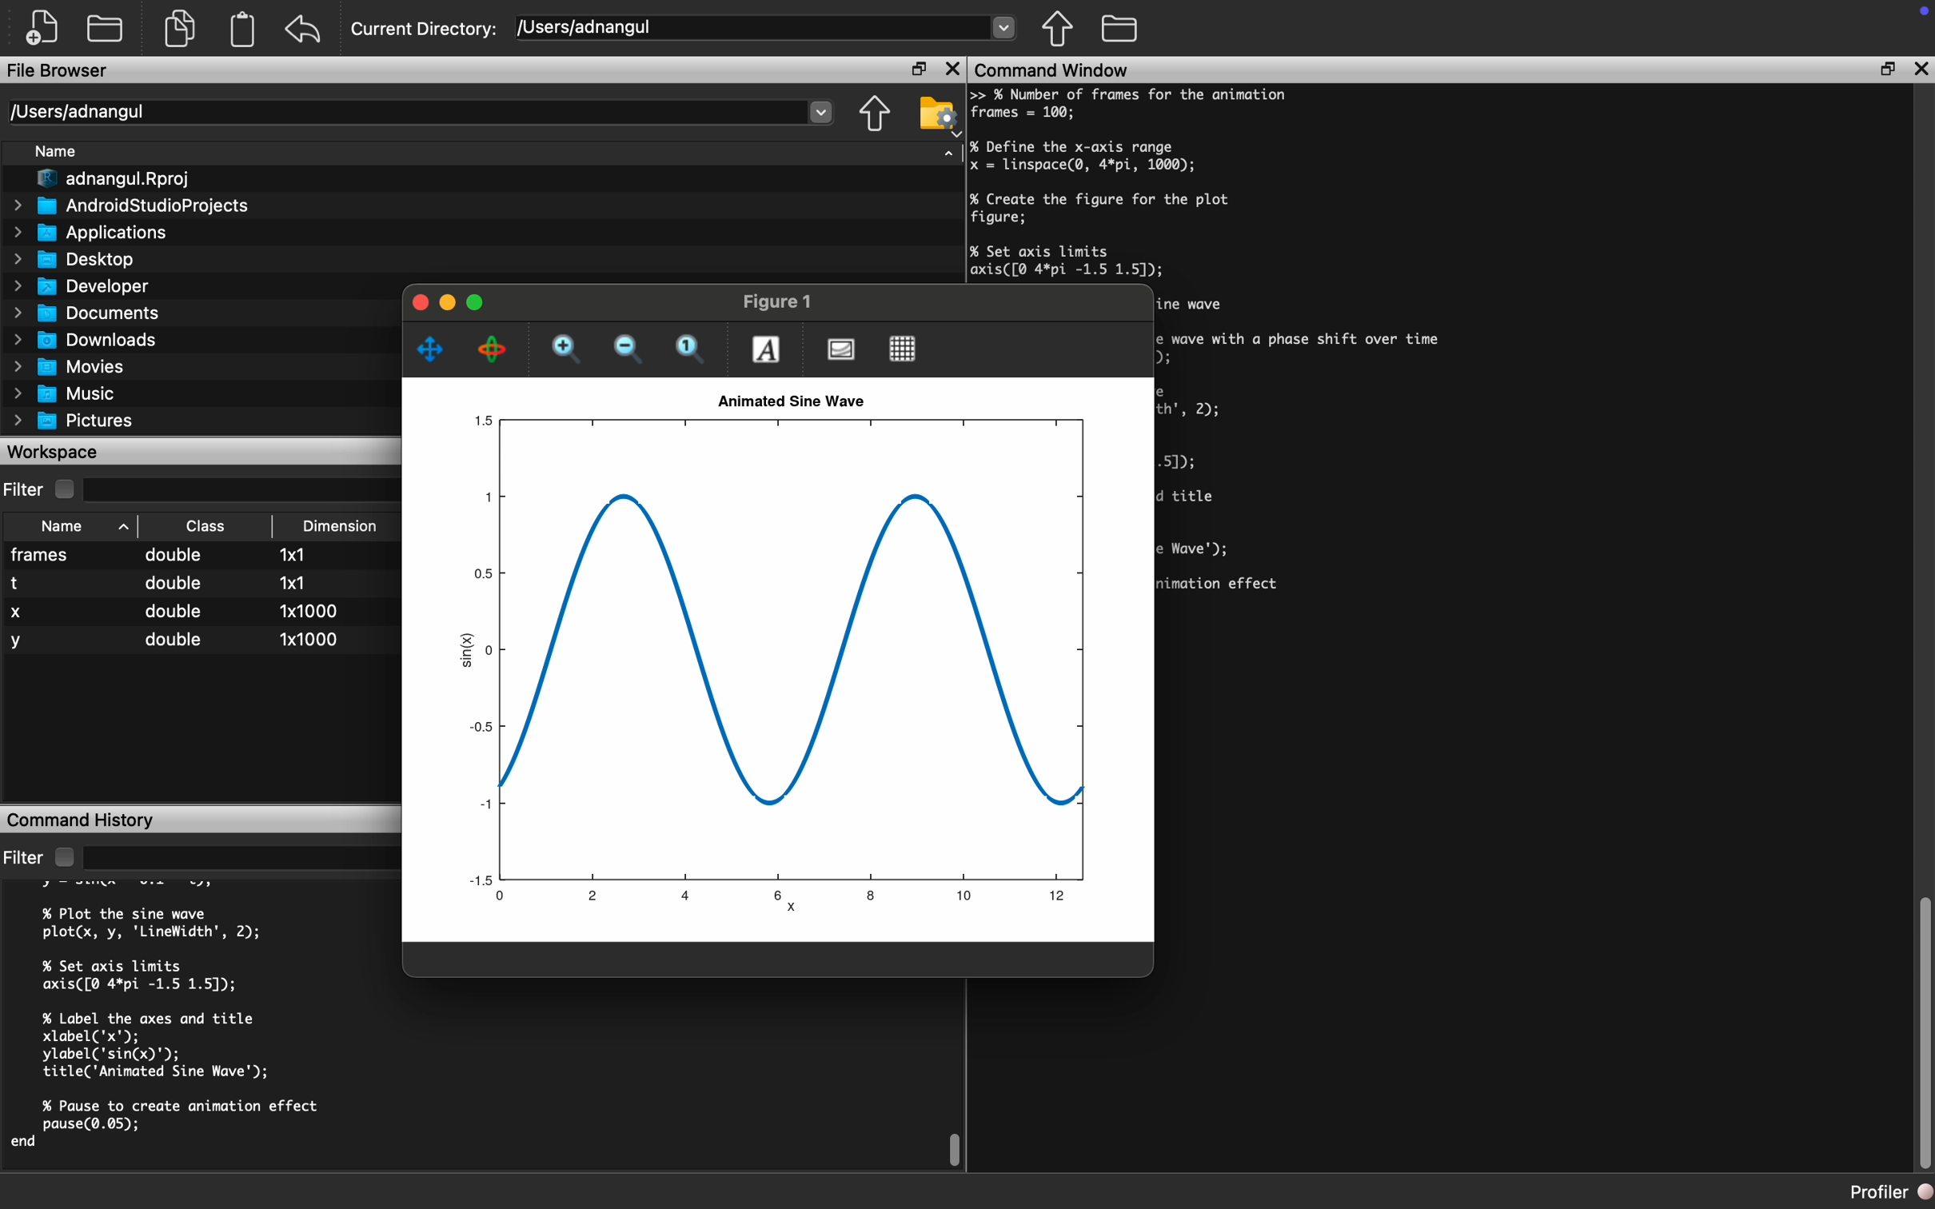  I want to click on Name, so click(62, 526).